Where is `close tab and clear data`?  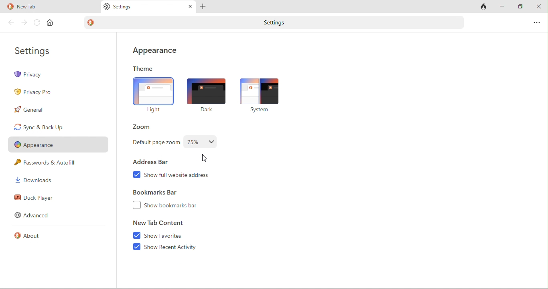
close tab and clear data is located at coordinates (484, 6).